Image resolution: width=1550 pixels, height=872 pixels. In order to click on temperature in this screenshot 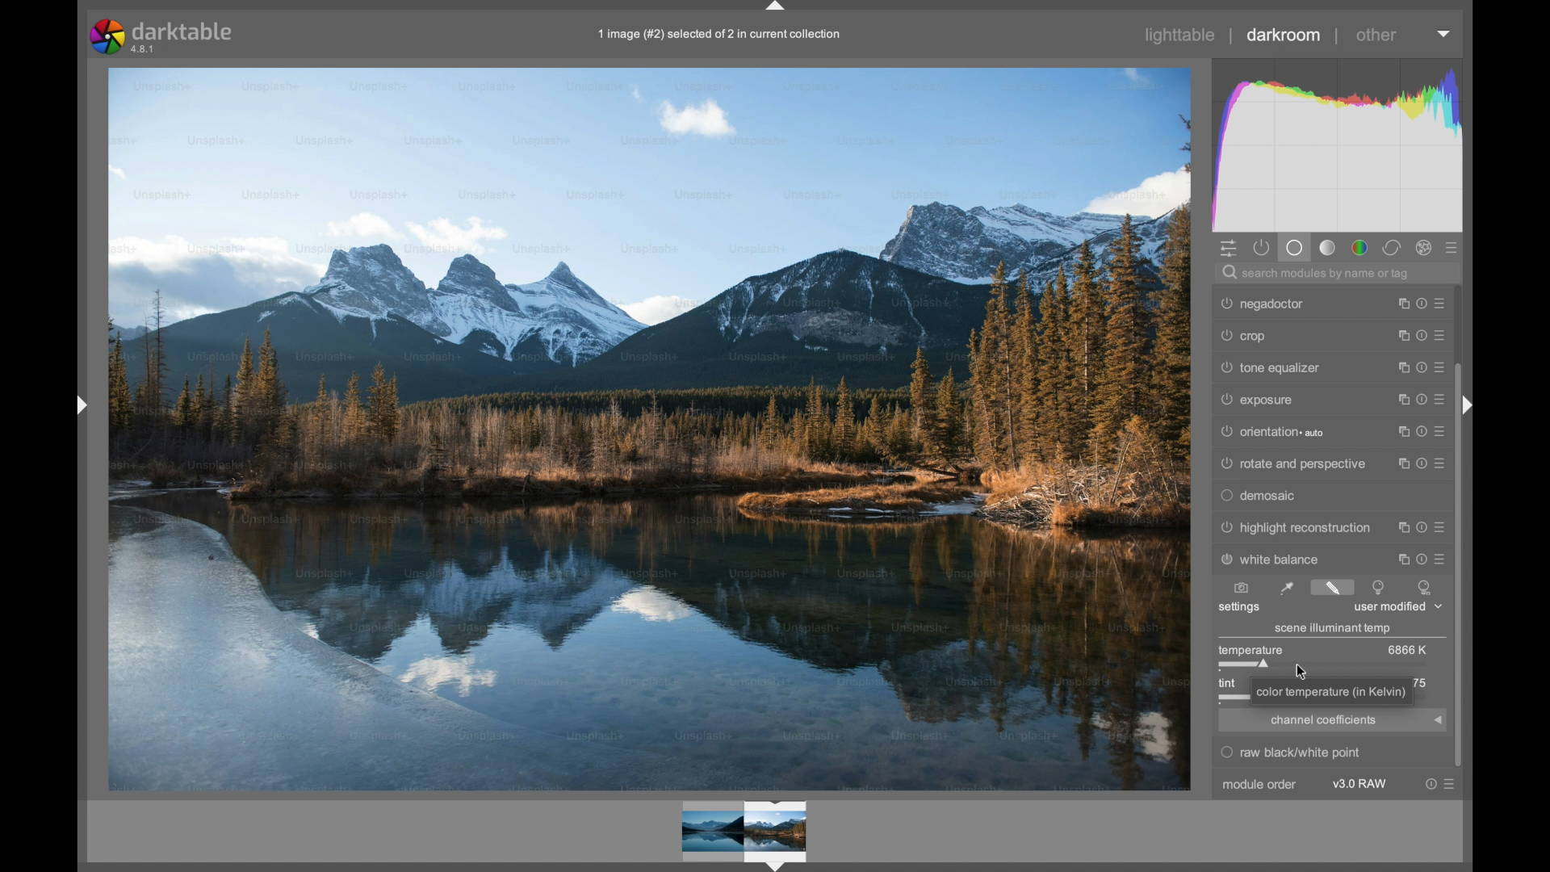, I will do `click(1251, 650)`.